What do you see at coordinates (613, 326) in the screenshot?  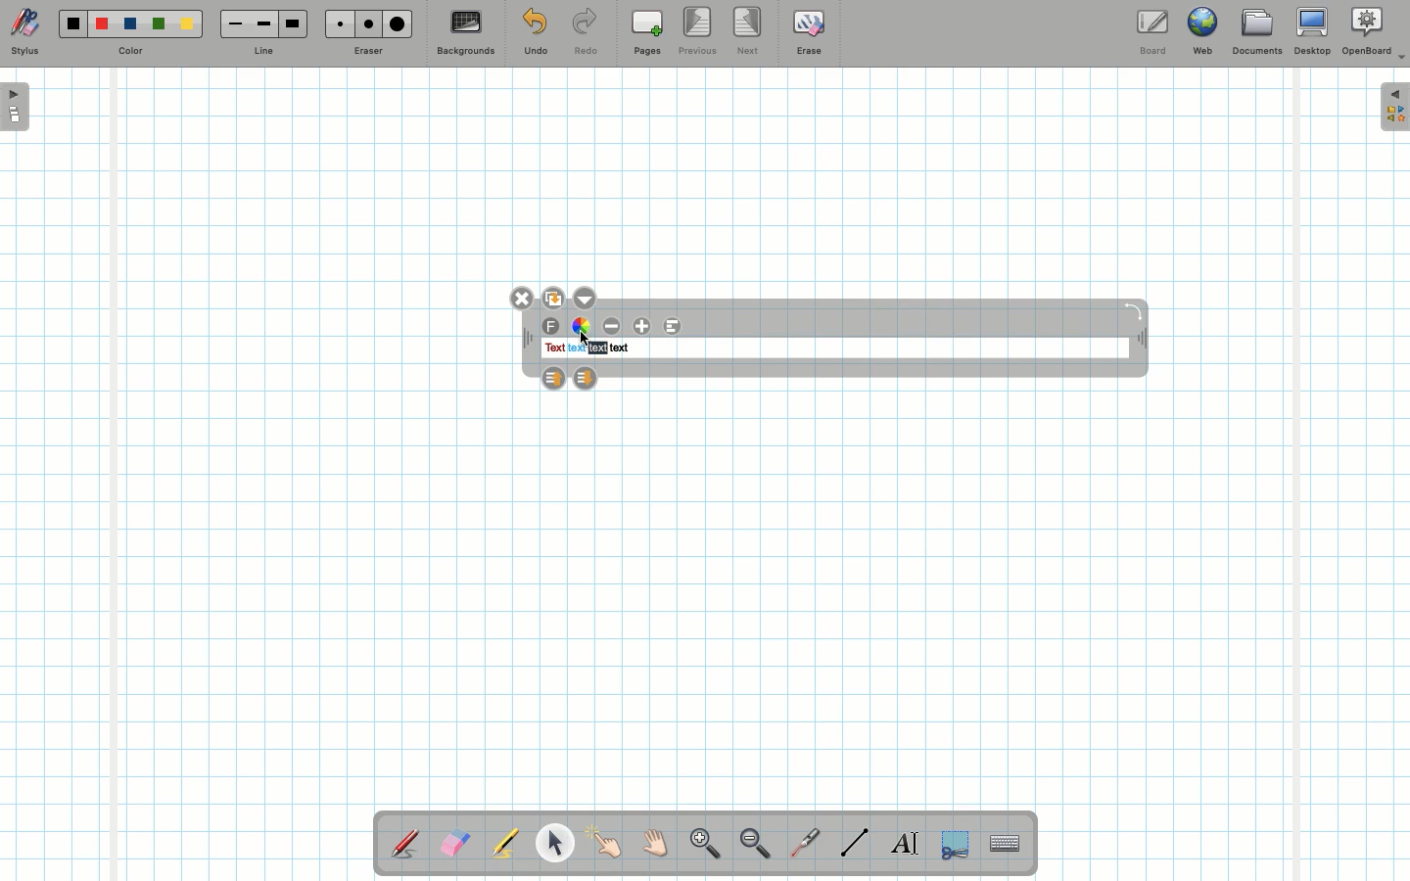 I see `Decrease font size` at bounding box center [613, 326].